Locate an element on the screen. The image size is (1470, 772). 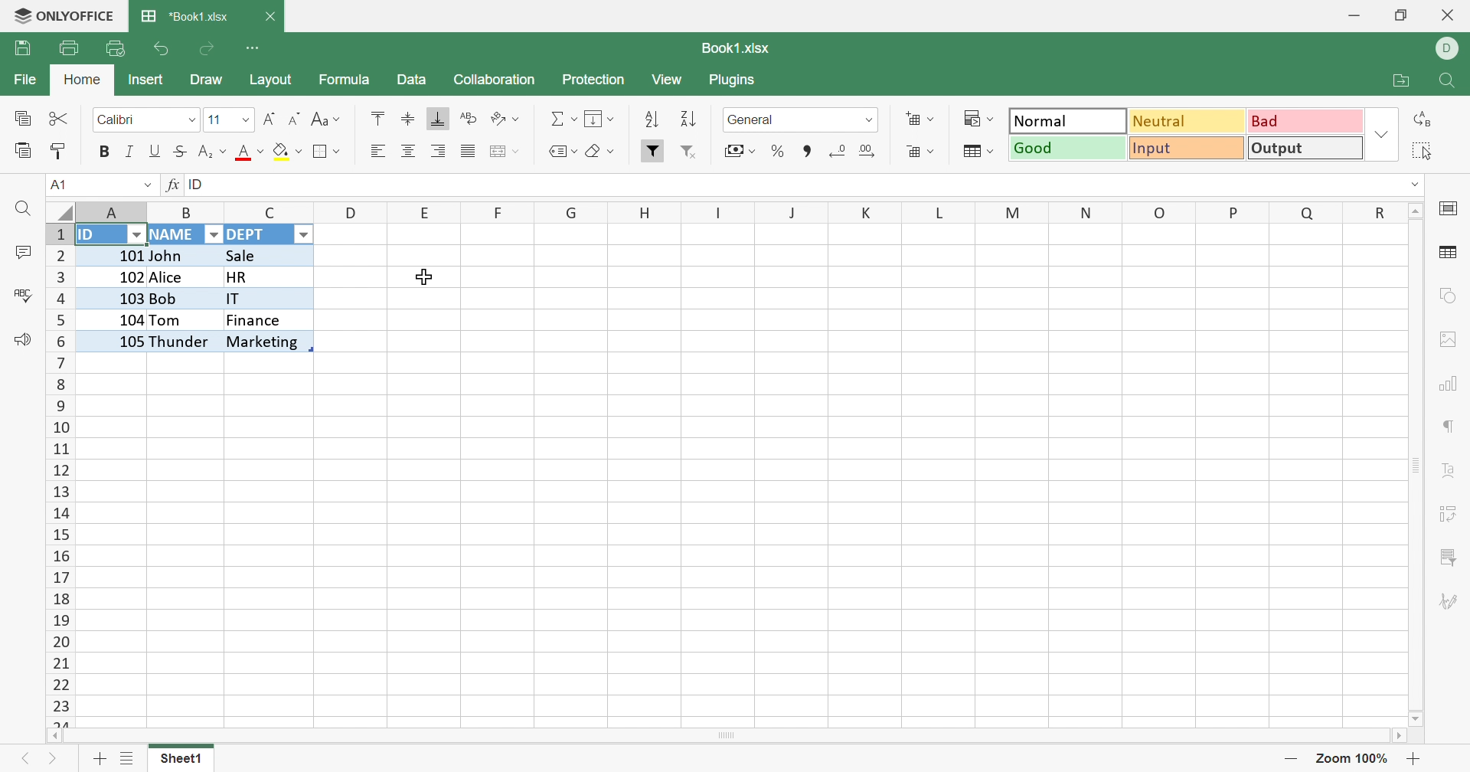
Paste is located at coordinates (21, 149).